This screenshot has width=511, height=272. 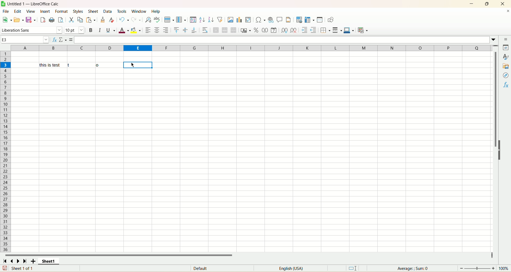 I want to click on border style, so click(x=337, y=31).